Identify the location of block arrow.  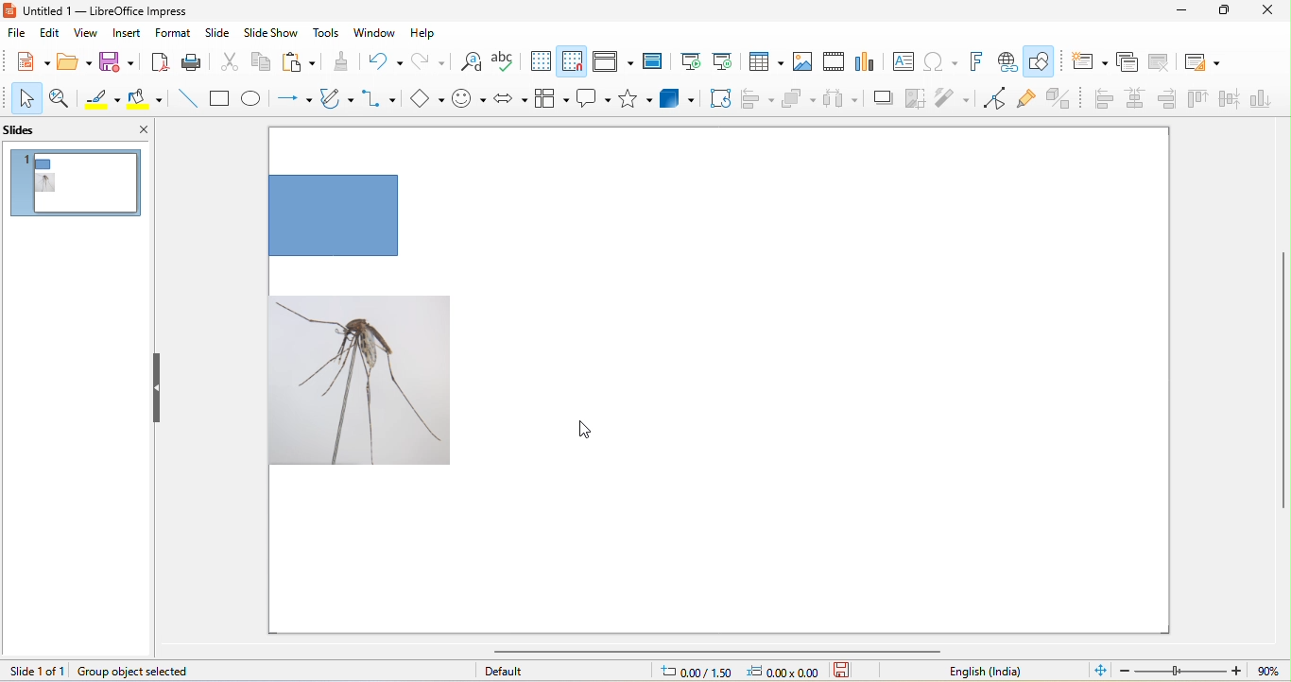
(508, 99).